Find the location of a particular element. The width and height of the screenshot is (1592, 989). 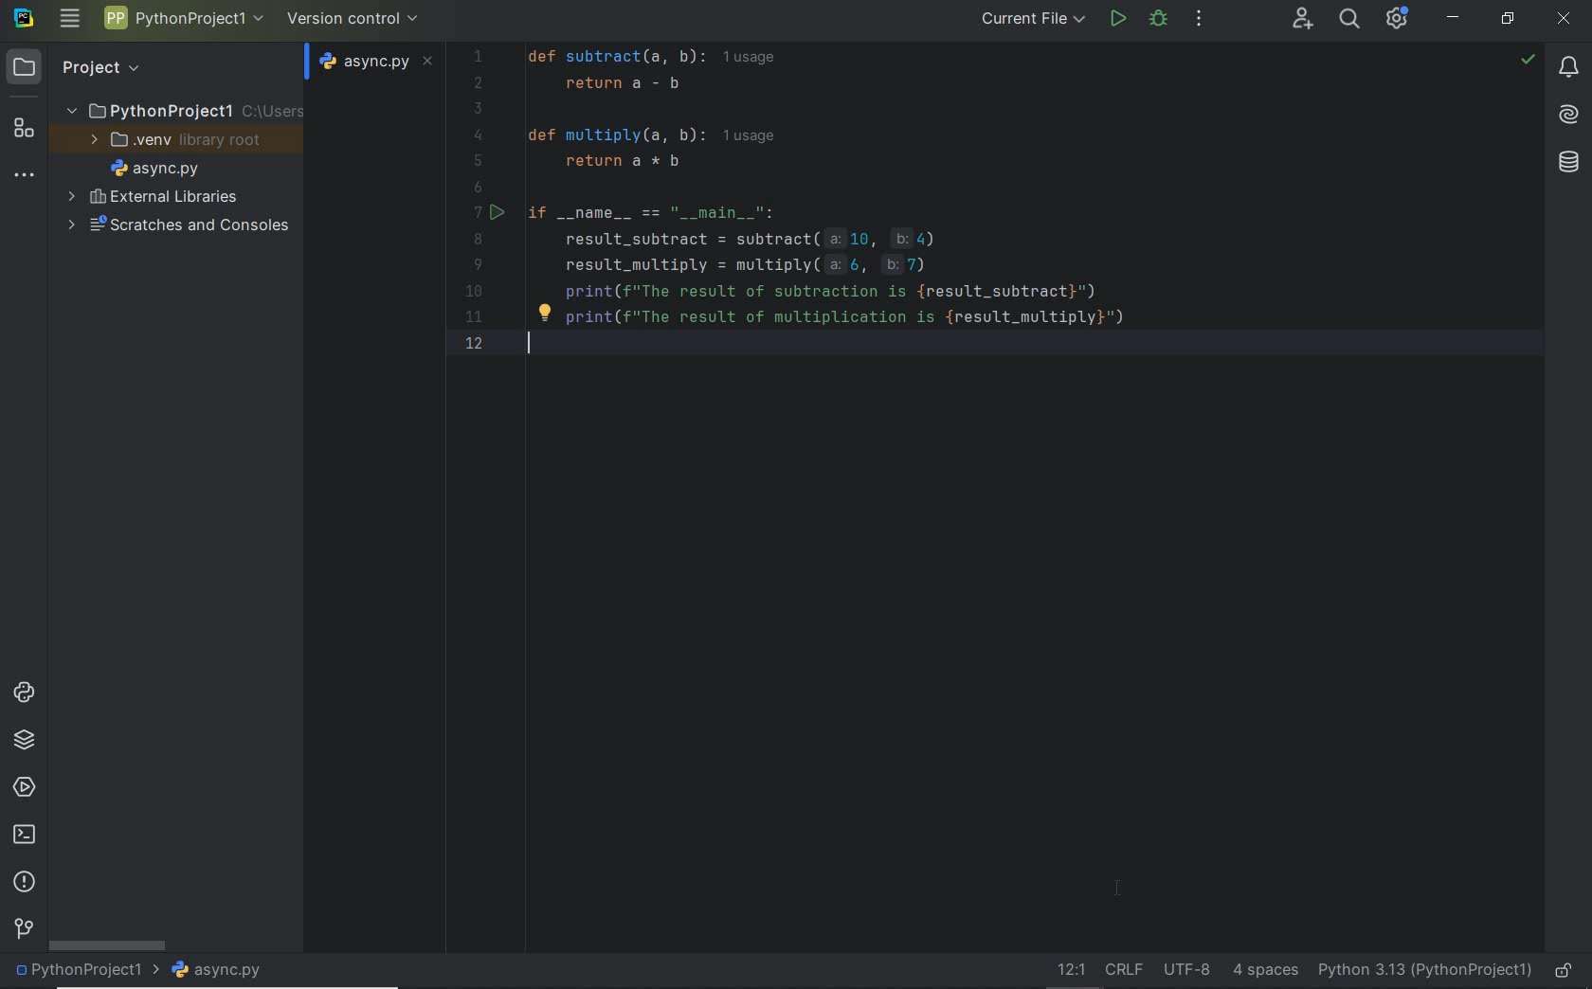

database is located at coordinates (1565, 165).